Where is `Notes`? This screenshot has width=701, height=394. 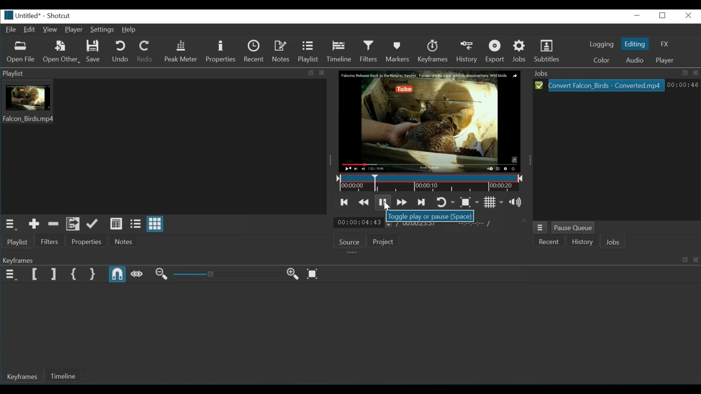 Notes is located at coordinates (280, 51).